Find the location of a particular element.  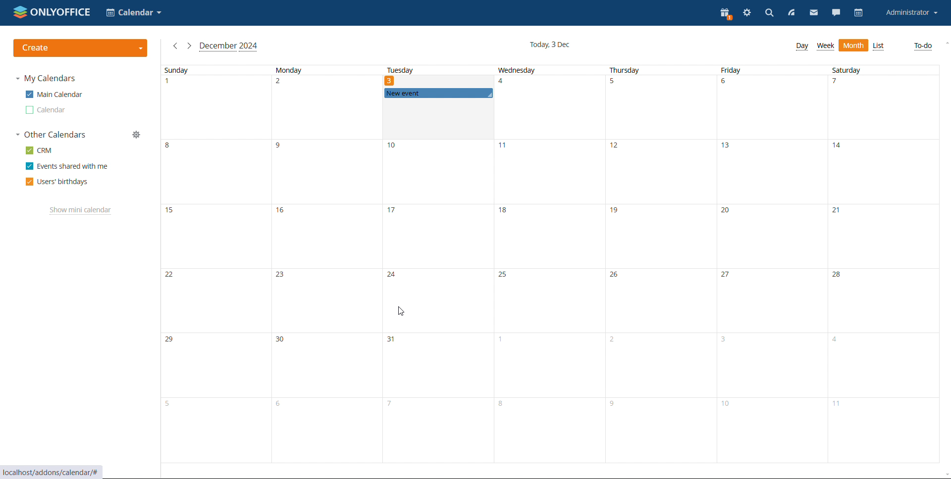

cursor is located at coordinates (400, 311).